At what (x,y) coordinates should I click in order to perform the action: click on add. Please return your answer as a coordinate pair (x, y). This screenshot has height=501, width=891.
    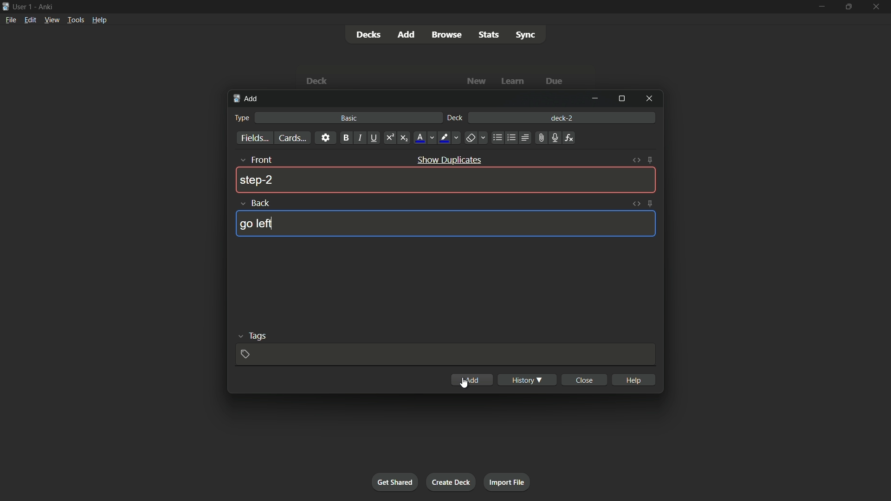
    Looking at the image, I should click on (246, 100).